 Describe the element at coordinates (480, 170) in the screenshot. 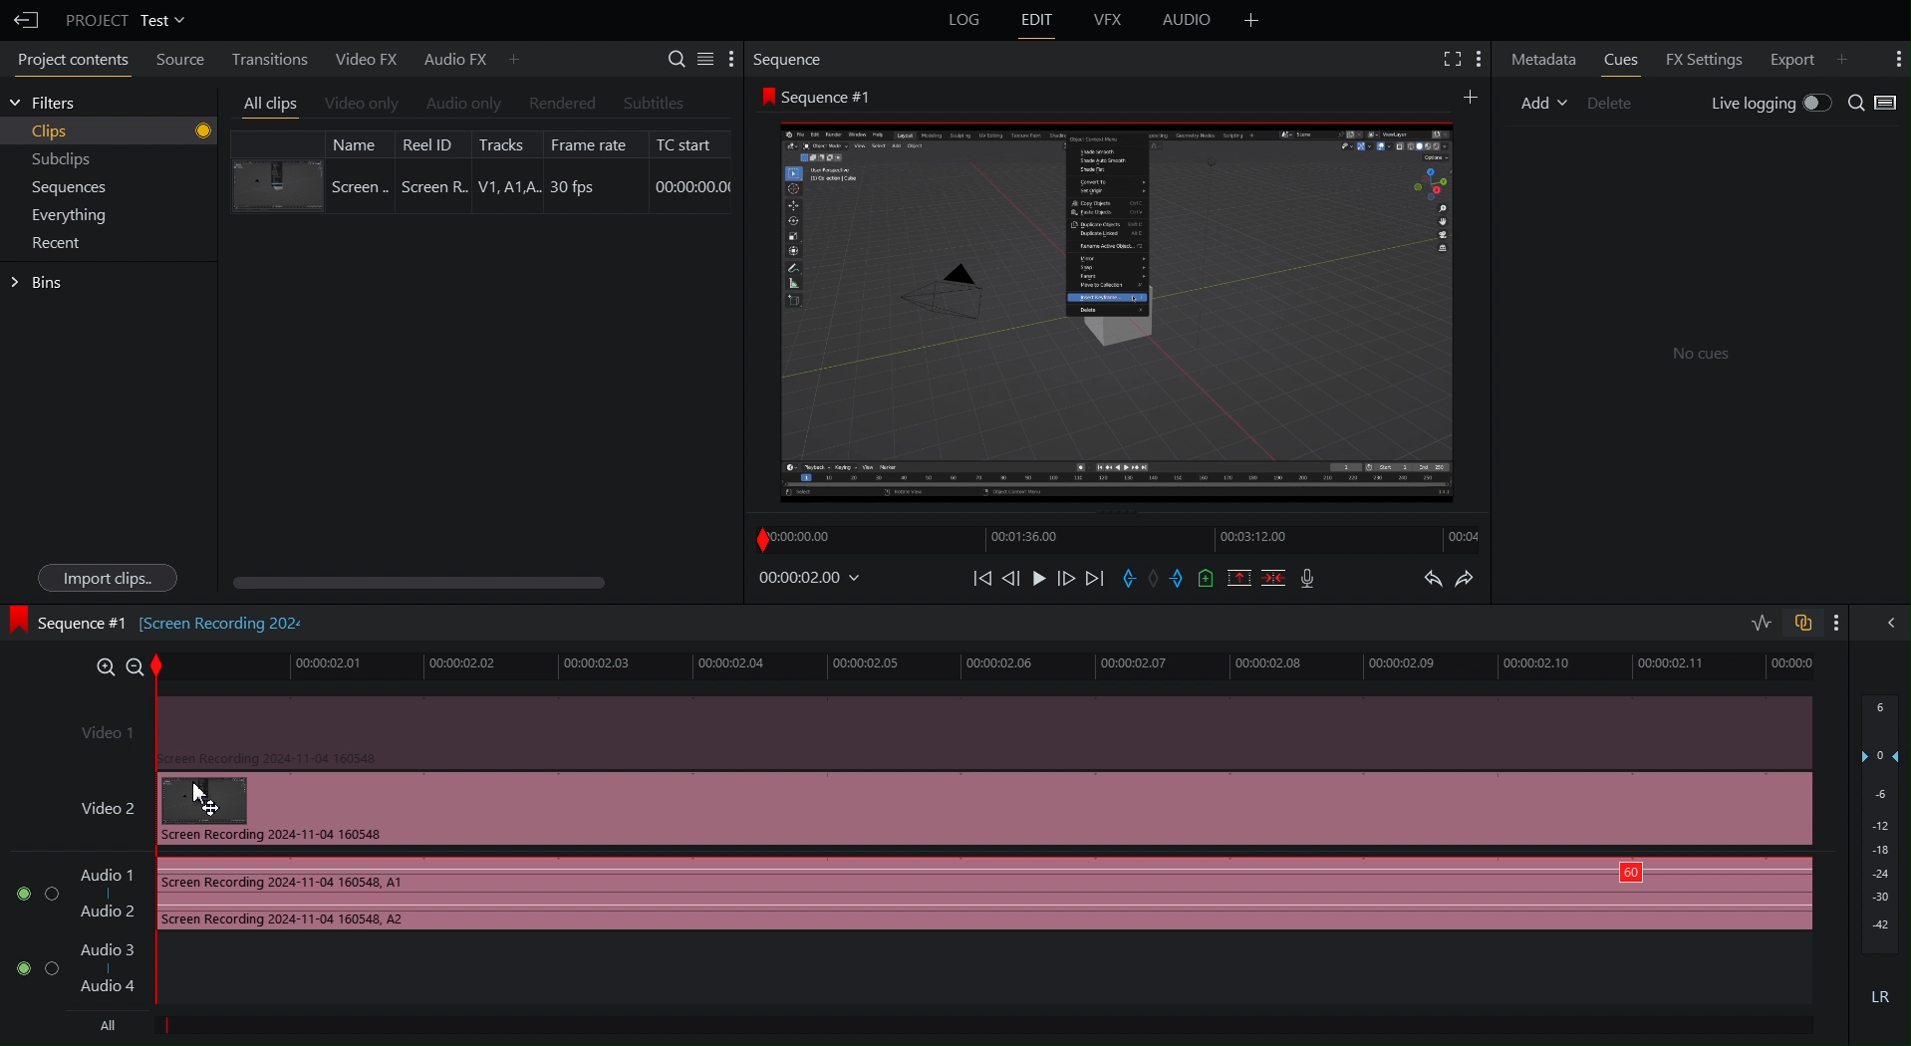

I see `Clip` at that location.